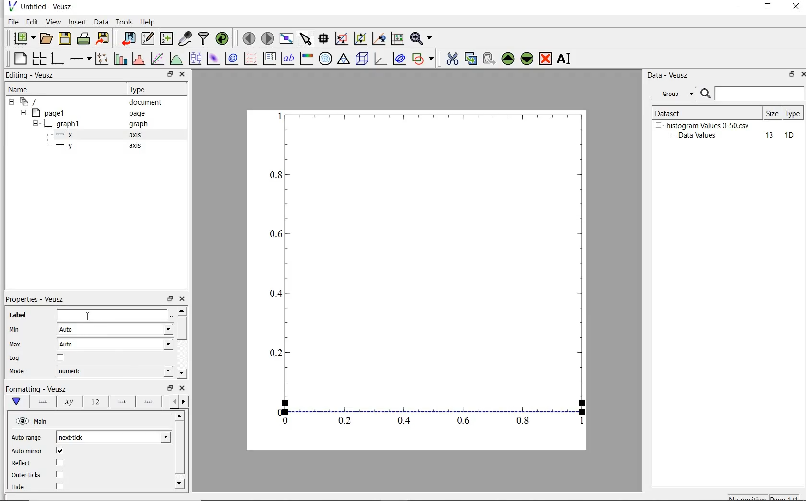 This screenshot has height=501, width=806. Describe the element at coordinates (307, 59) in the screenshot. I see `image color bar` at that location.